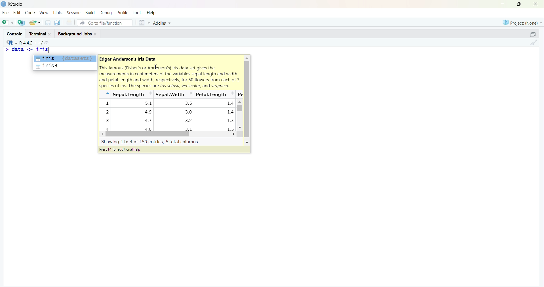 The width and height of the screenshot is (544, 287). What do you see at coordinates (47, 23) in the screenshot?
I see `Save current document (Ctrl + S)` at bounding box center [47, 23].